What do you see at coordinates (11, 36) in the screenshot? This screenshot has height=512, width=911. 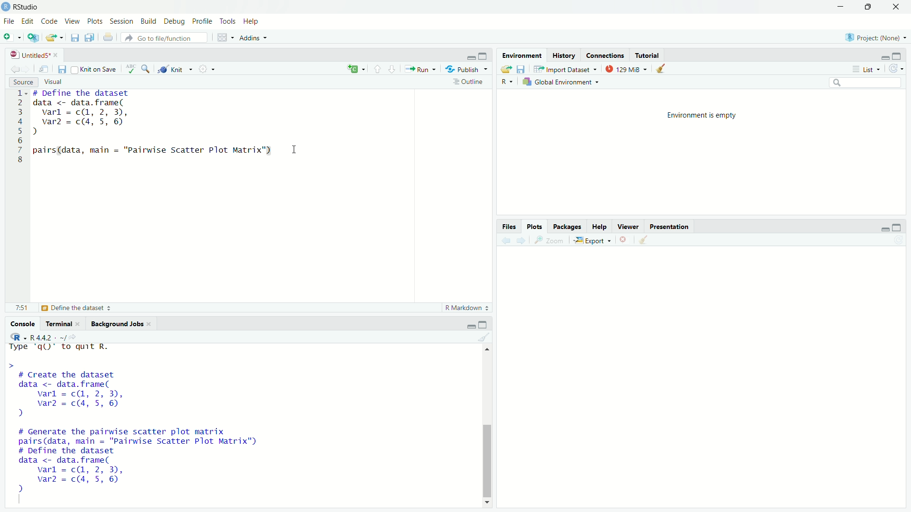 I see `New File` at bounding box center [11, 36].